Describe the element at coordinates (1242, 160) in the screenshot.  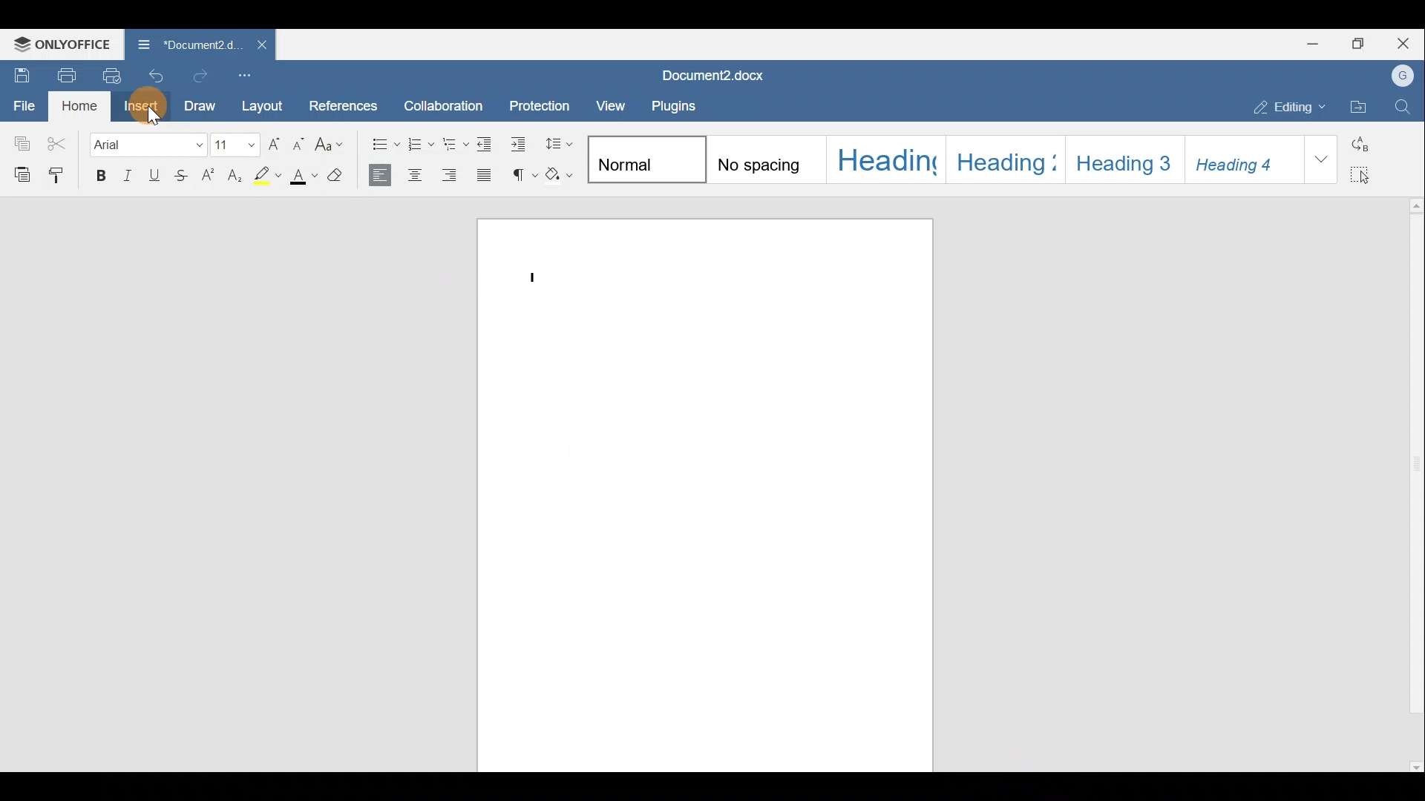
I see `Style 6` at that location.